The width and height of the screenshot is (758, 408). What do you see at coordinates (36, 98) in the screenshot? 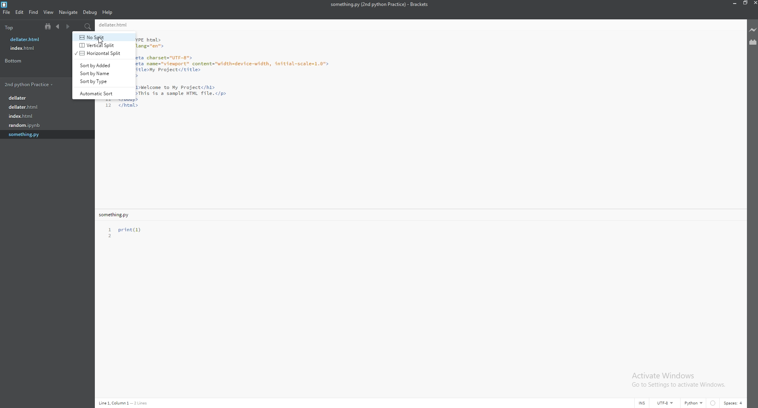
I see `file` at bounding box center [36, 98].